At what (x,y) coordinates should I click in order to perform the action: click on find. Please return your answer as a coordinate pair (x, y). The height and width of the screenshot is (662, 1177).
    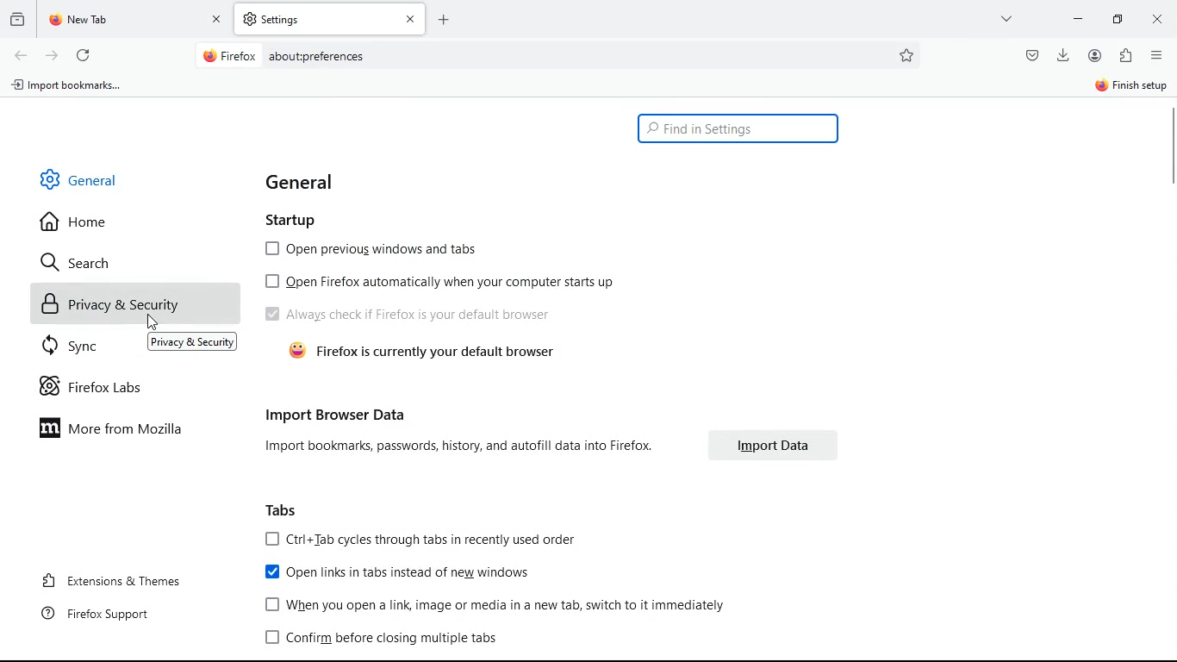
    Looking at the image, I should click on (738, 129).